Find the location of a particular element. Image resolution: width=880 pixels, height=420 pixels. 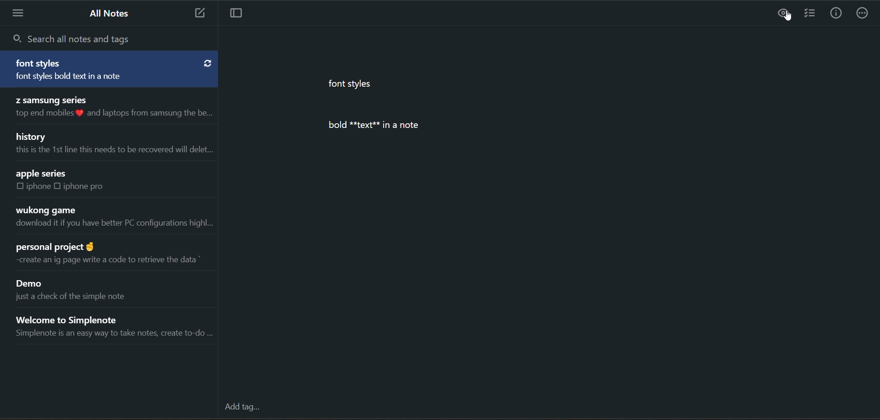

search is located at coordinates (76, 38).